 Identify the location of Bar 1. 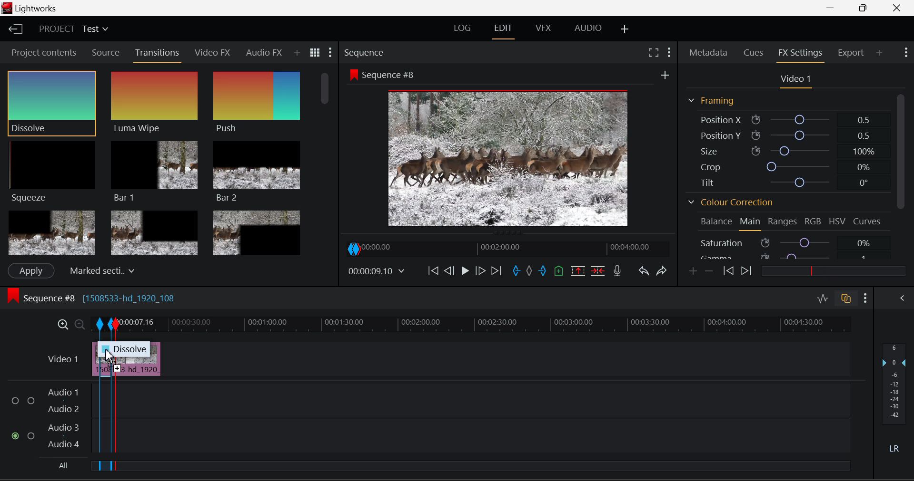
(155, 171).